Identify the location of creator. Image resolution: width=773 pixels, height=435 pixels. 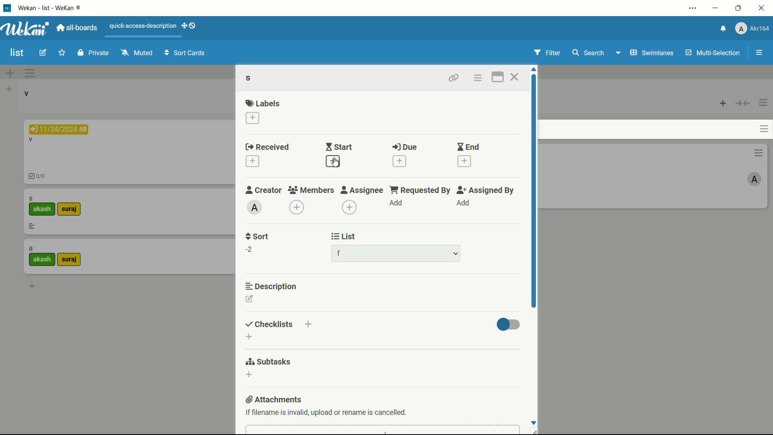
(262, 190).